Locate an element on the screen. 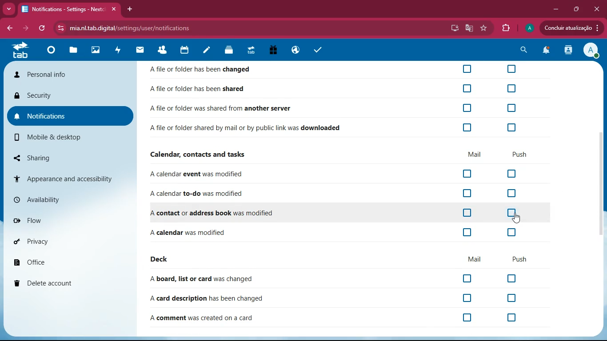 The image size is (607, 341). delete account is located at coordinates (64, 283).